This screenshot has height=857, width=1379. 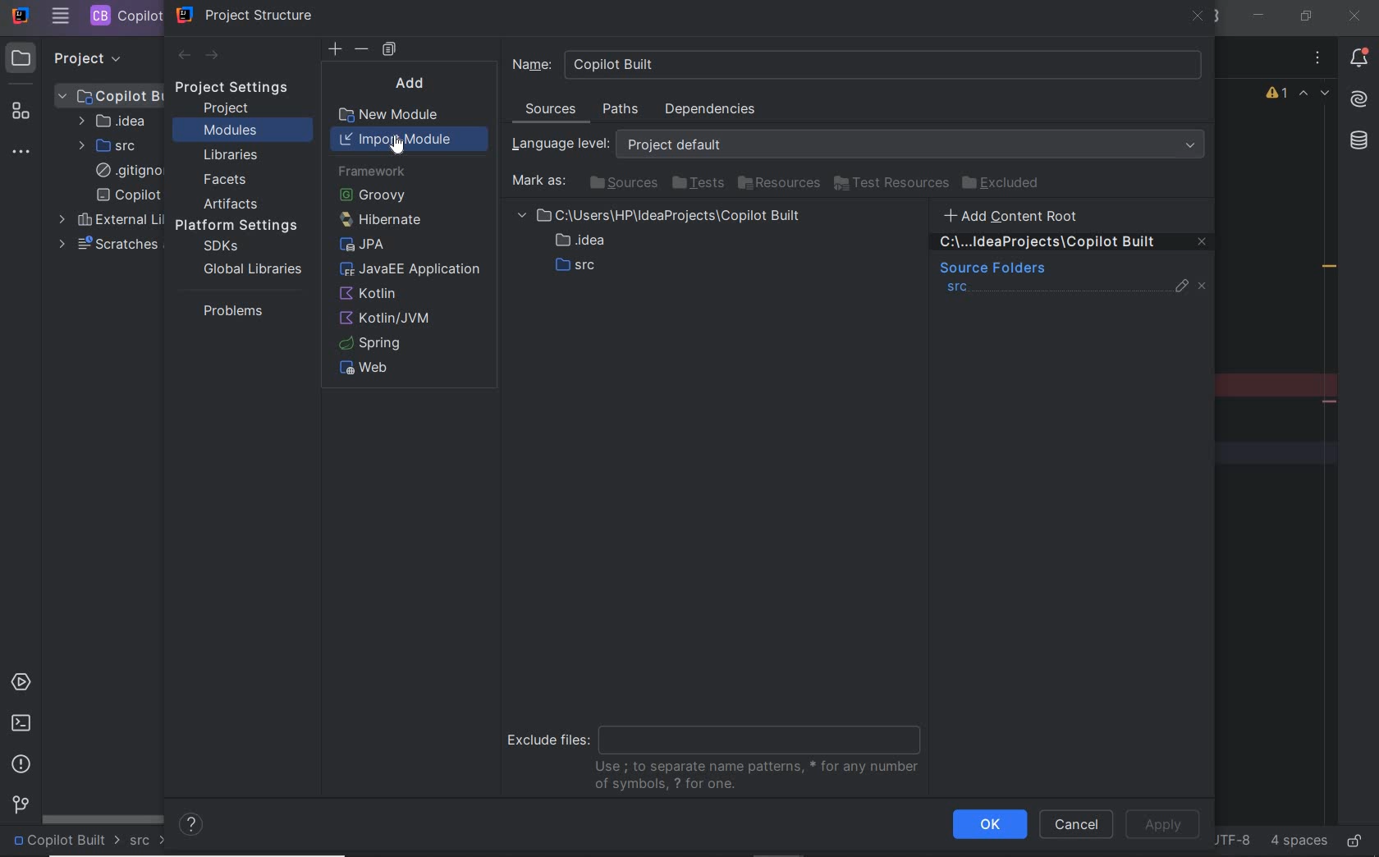 What do you see at coordinates (213, 57) in the screenshot?
I see `next` at bounding box center [213, 57].